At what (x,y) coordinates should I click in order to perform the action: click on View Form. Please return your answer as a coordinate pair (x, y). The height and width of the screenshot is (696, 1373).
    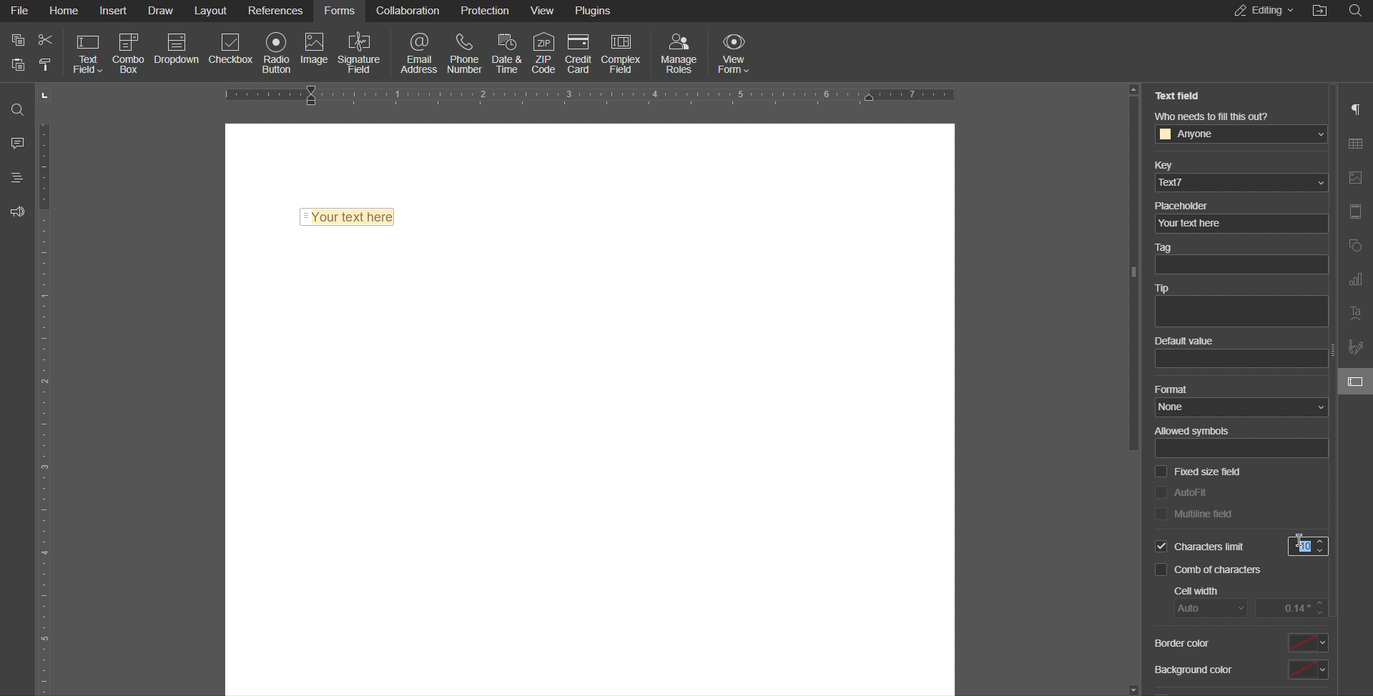
    Looking at the image, I should click on (737, 51).